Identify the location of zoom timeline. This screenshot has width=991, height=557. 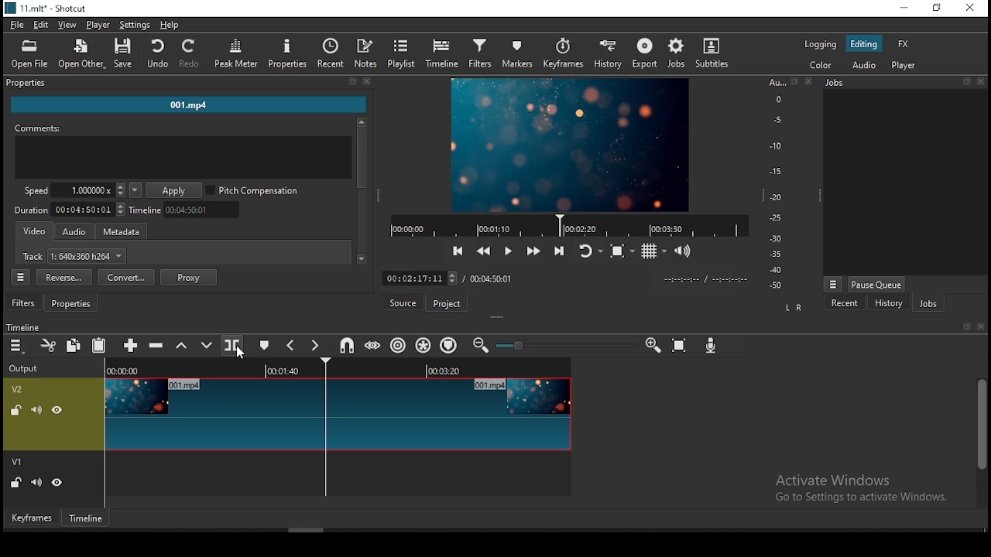
(654, 343).